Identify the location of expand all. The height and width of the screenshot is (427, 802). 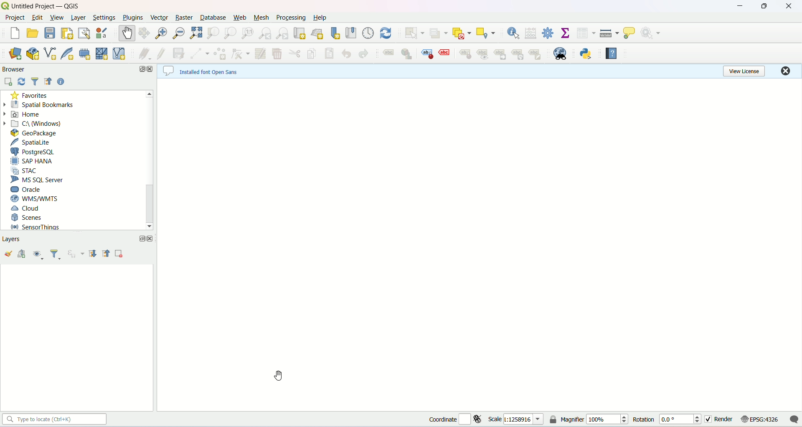
(94, 254).